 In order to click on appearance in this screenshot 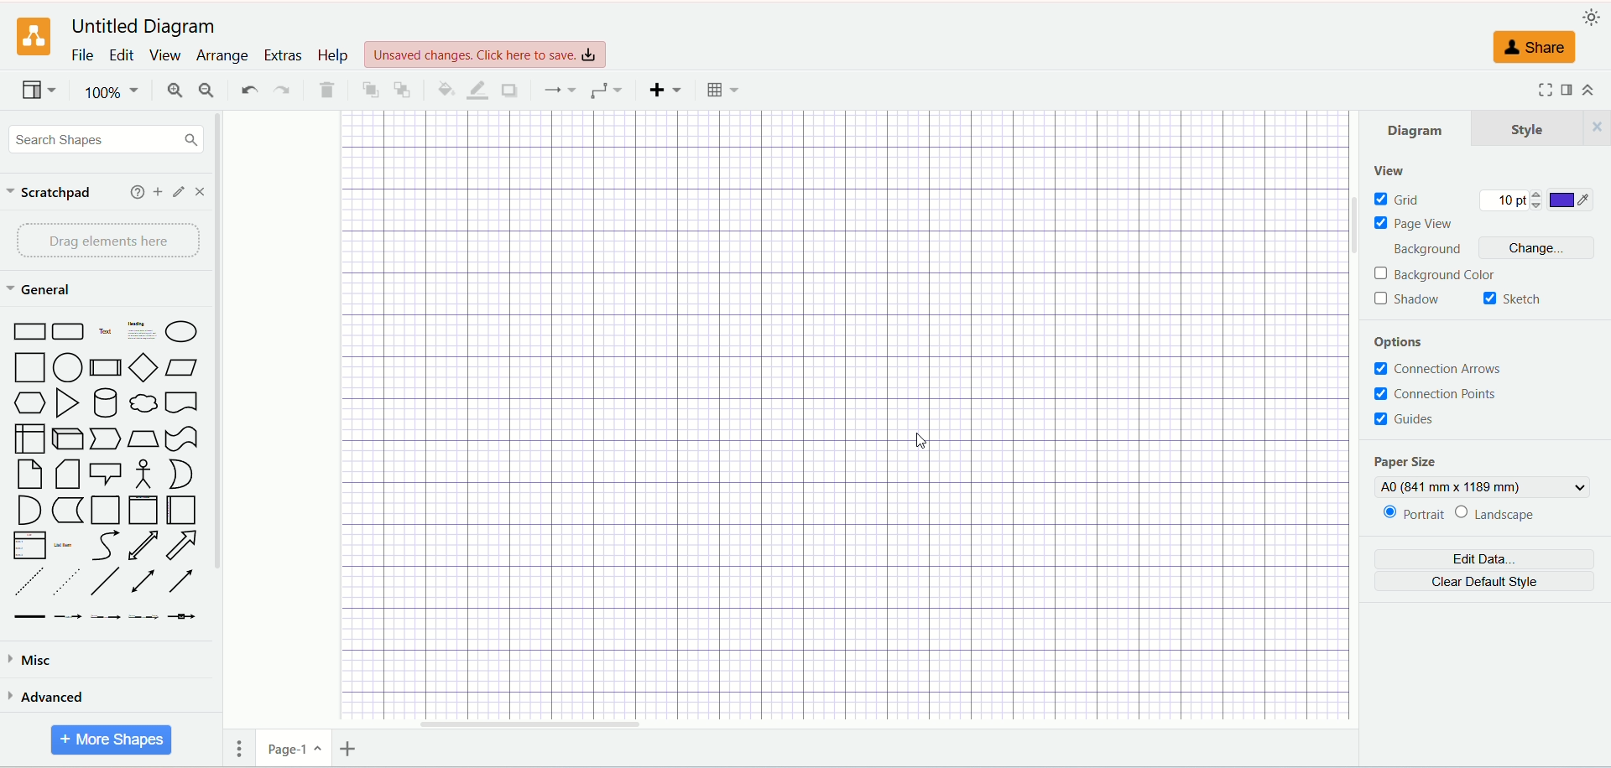, I will do `click(1593, 18)`.